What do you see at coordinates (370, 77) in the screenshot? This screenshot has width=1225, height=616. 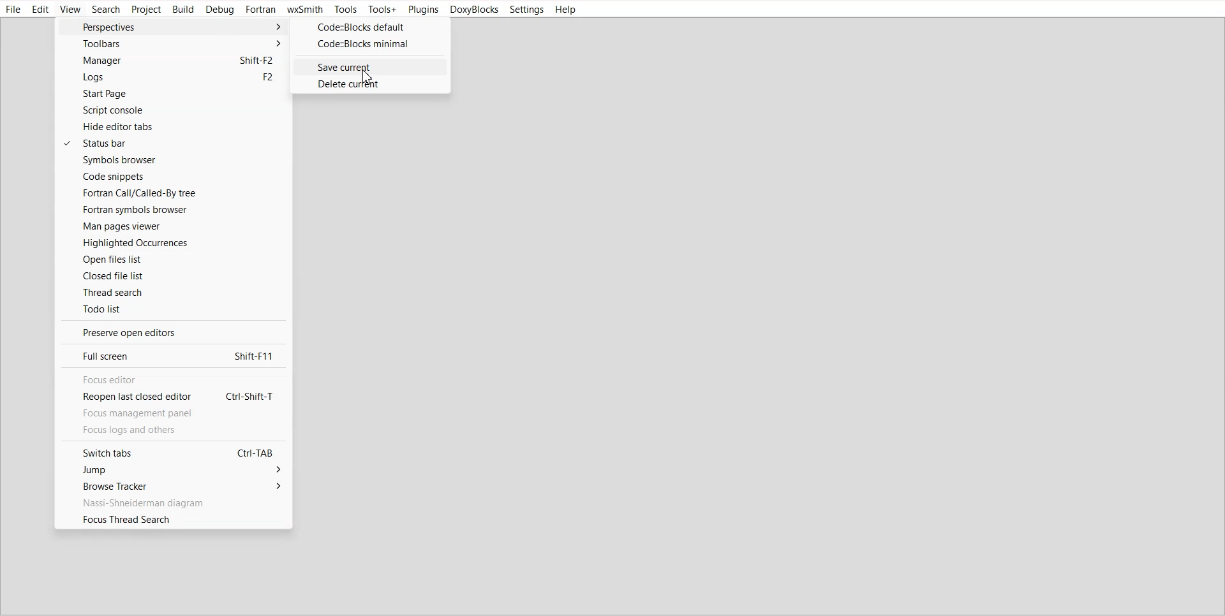 I see `Cursor` at bounding box center [370, 77].